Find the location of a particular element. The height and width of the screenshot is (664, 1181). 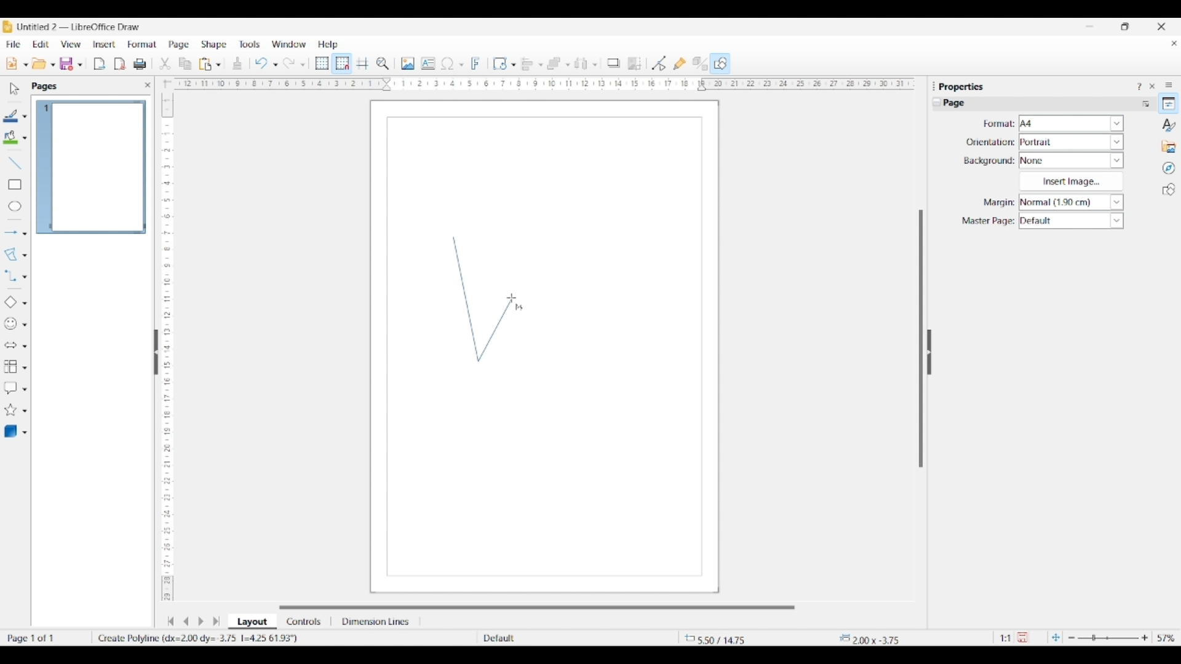

Indicates master page settings is located at coordinates (987, 221).